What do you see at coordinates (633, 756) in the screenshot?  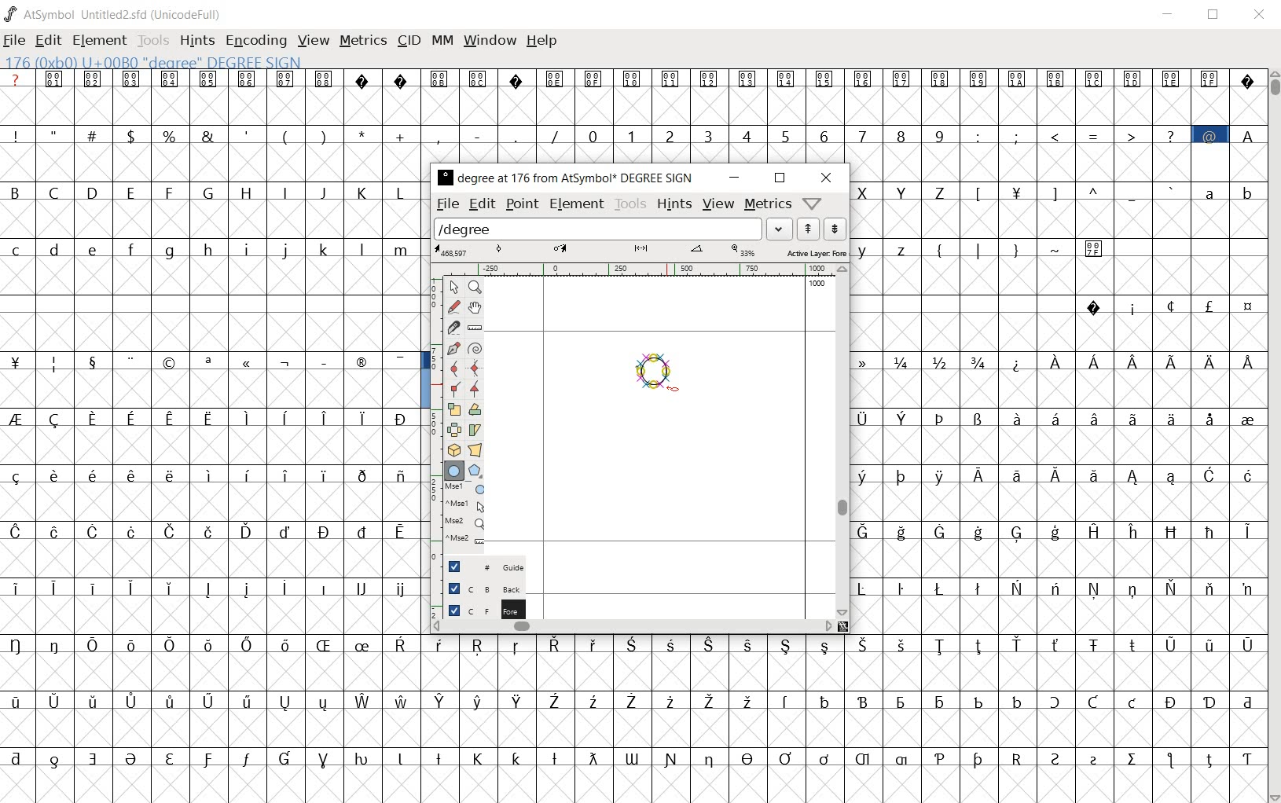 I see `special letters` at bounding box center [633, 756].